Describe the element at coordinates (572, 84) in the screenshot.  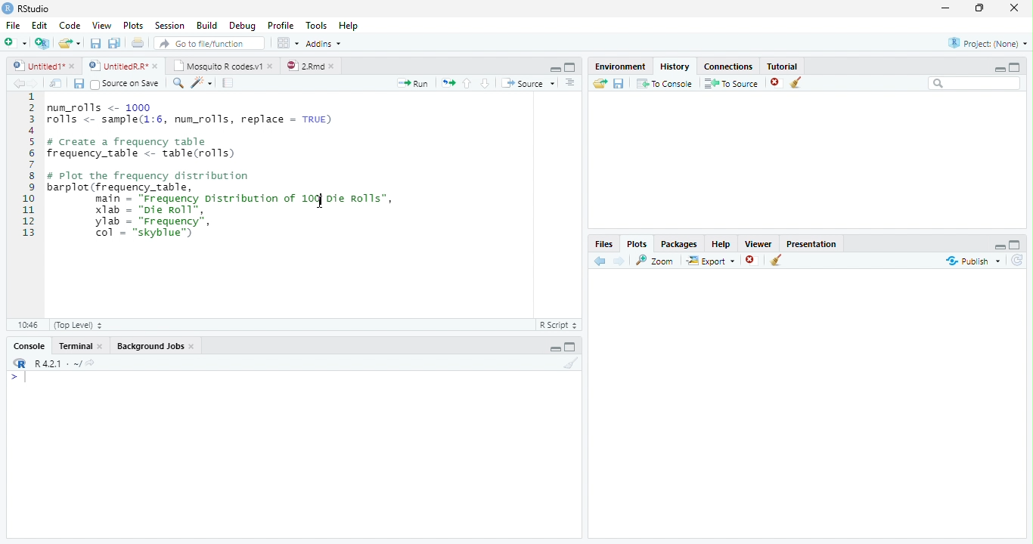
I see `List` at that location.